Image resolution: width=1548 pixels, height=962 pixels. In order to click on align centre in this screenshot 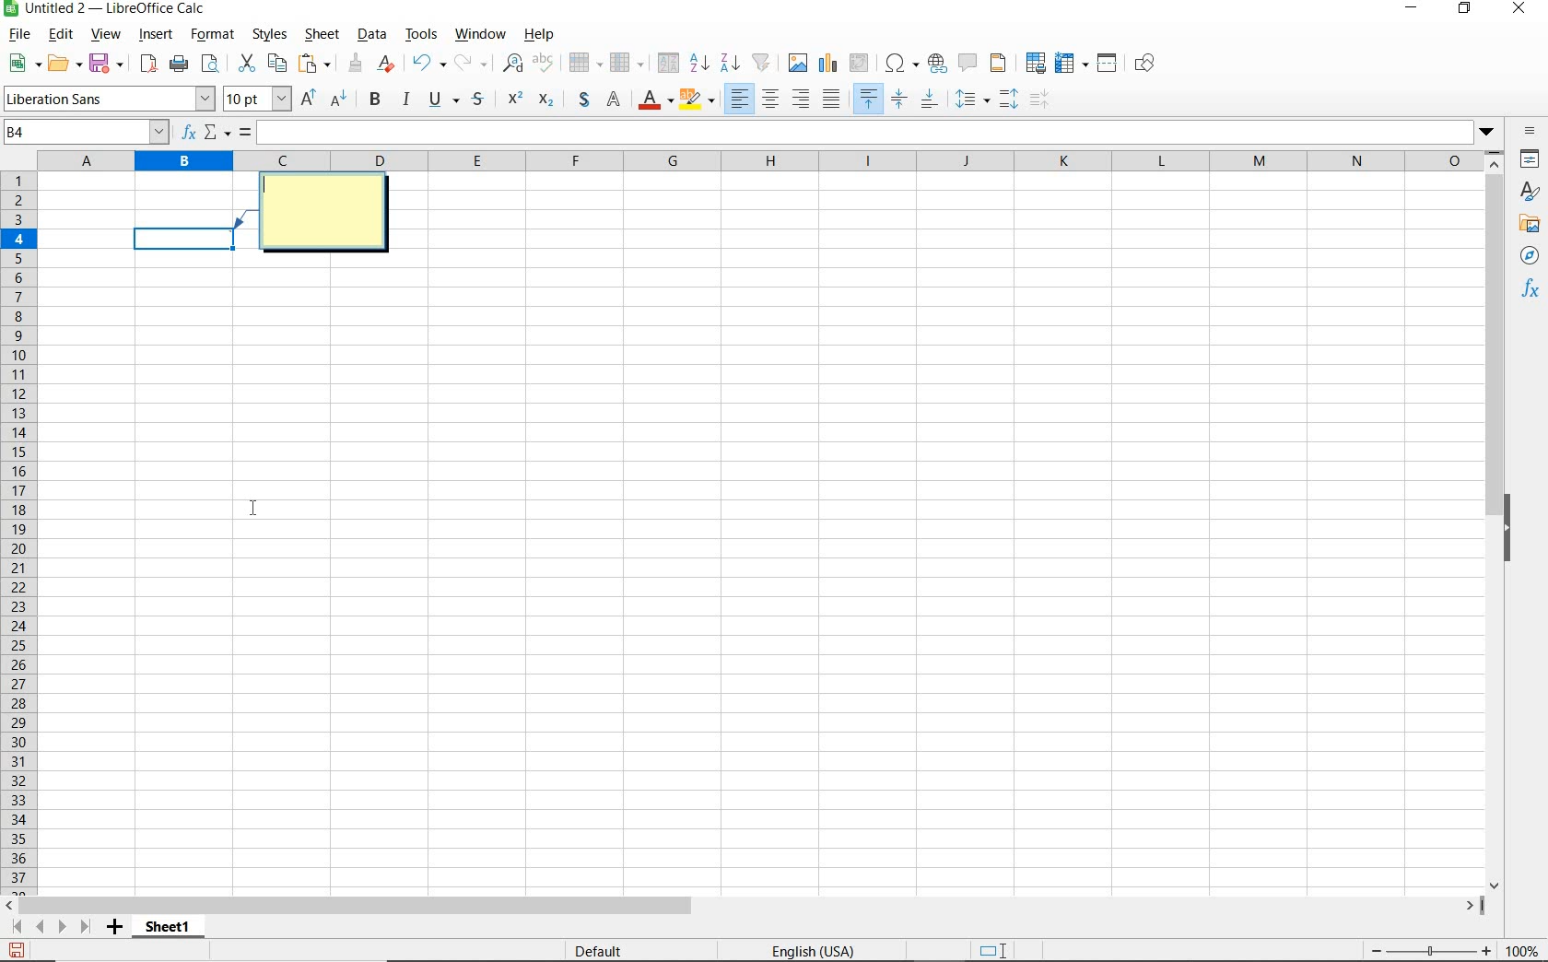, I will do `click(771, 100)`.